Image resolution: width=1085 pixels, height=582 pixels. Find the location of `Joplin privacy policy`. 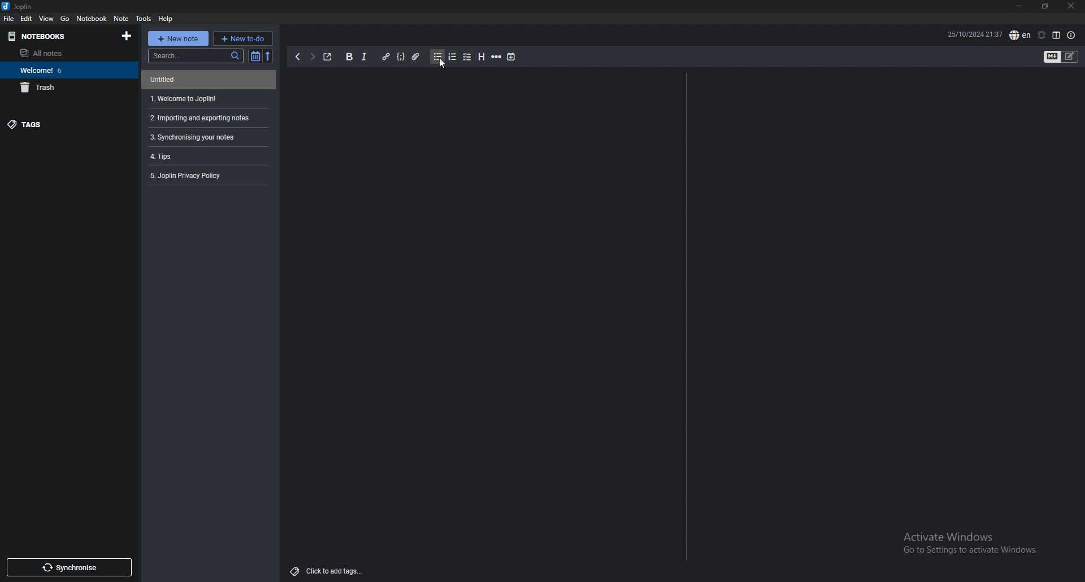

Joplin privacy policy is located at coordinates (191, 174).